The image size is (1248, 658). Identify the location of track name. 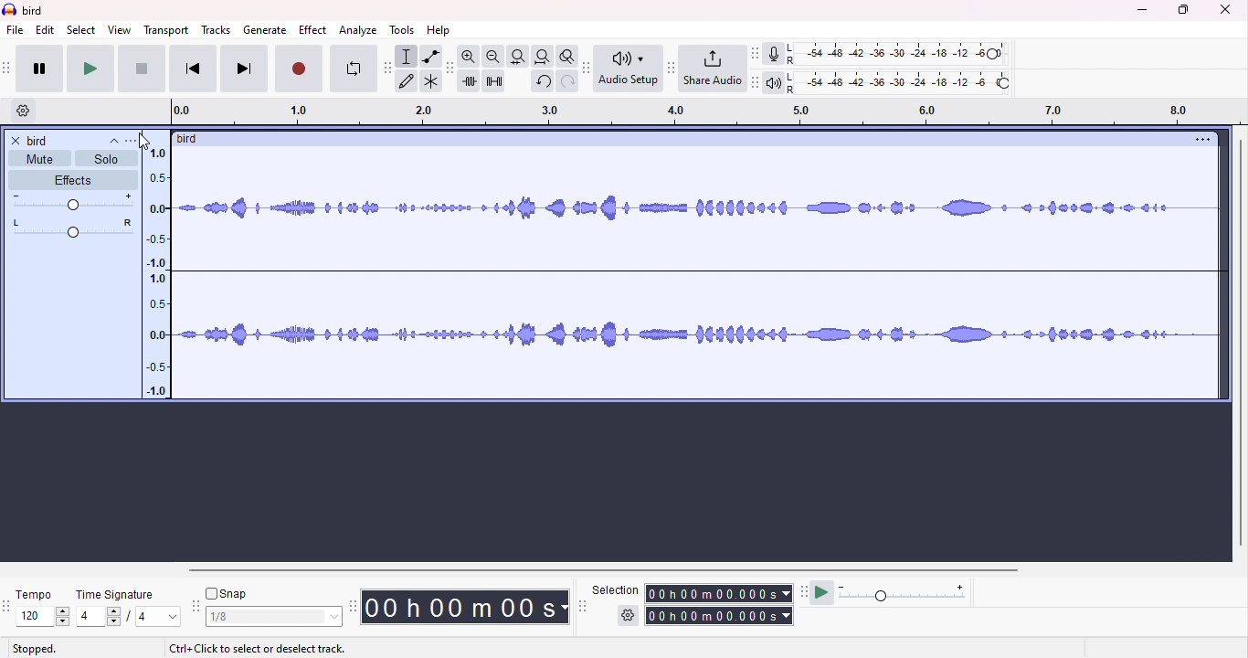
(192, 140).